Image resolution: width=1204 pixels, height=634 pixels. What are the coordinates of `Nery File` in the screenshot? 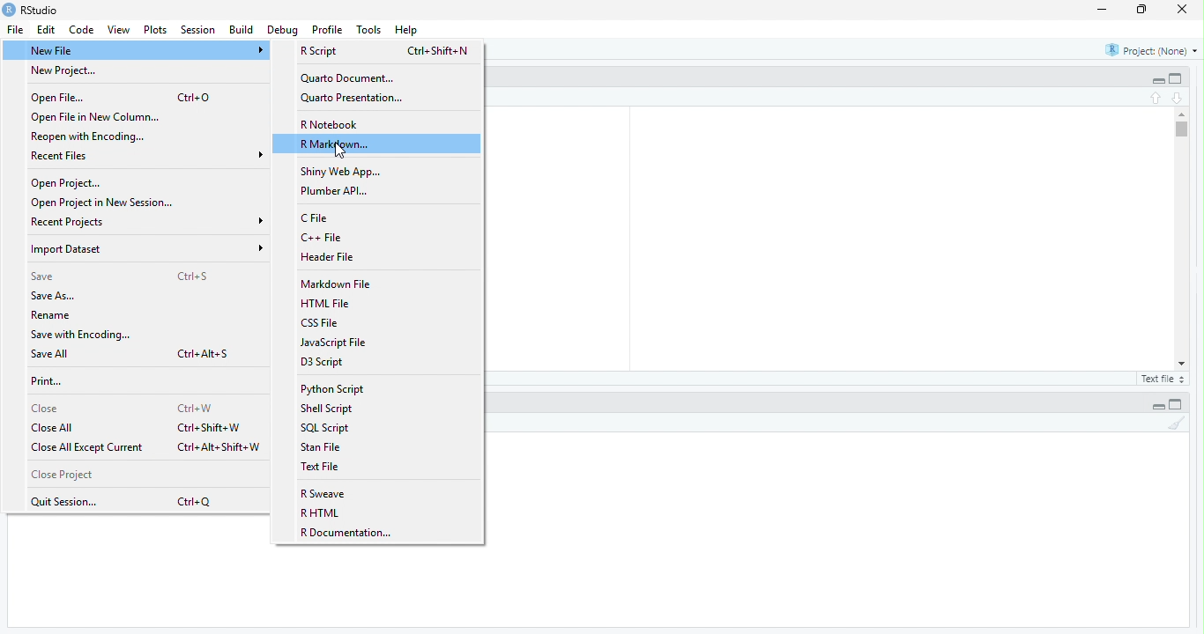 It's located at (146, 51).